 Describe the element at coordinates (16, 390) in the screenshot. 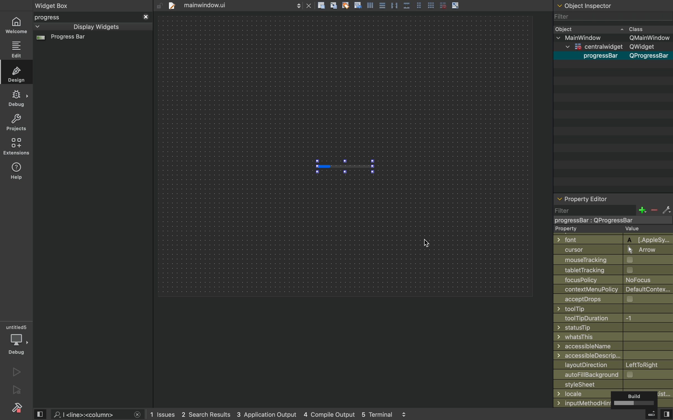

I see `run and build` at that location.